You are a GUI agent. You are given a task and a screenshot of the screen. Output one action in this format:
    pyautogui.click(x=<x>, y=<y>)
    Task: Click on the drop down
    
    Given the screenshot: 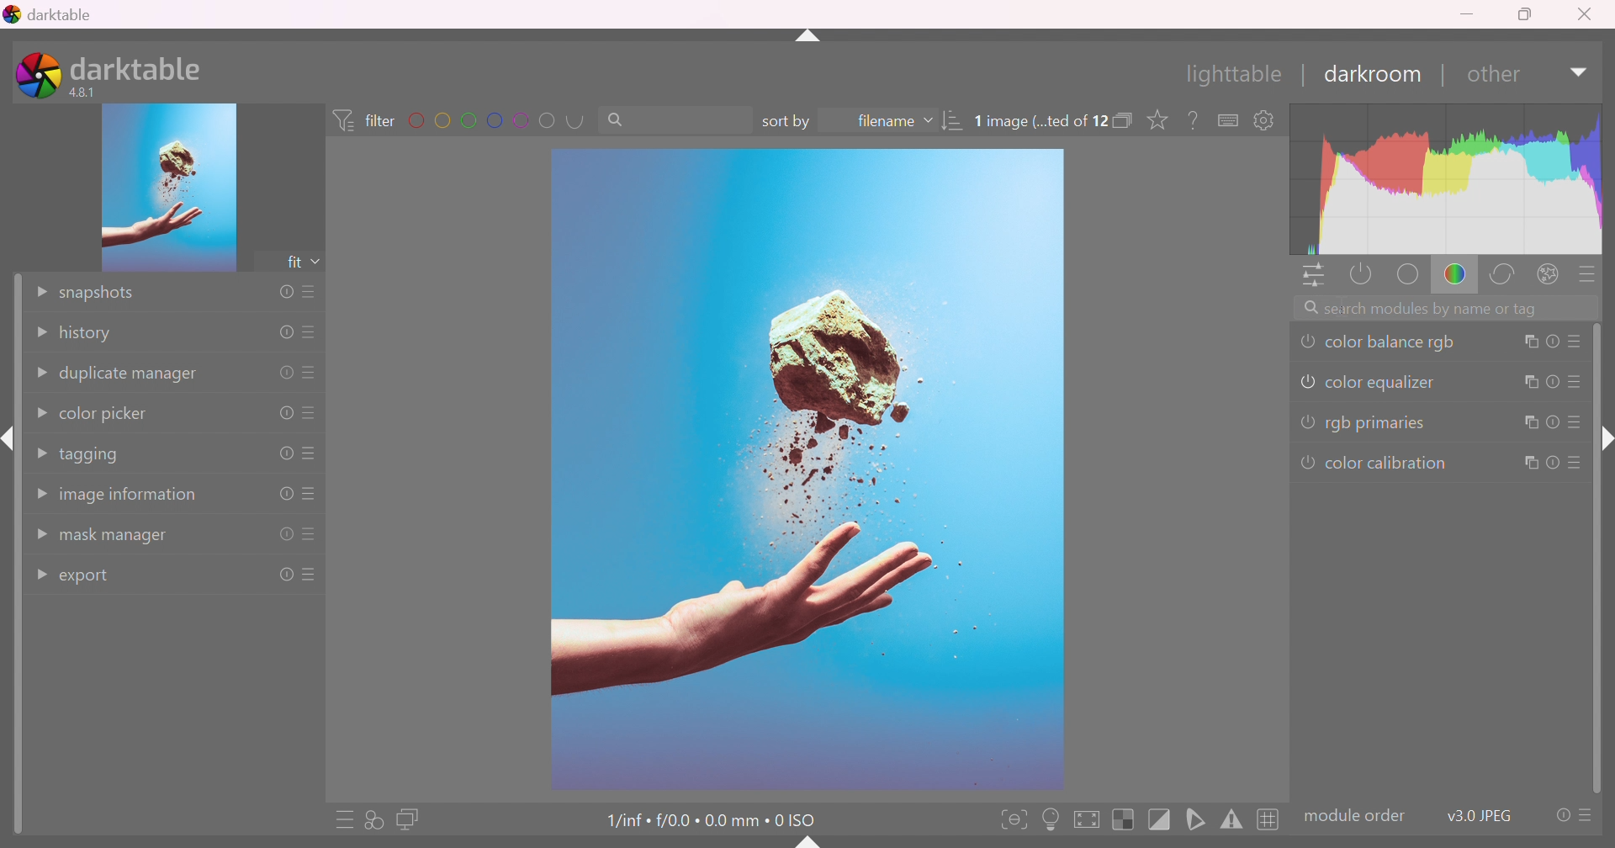 What is the action you would take?
    pyautogui.click(x=320, y=262)
    